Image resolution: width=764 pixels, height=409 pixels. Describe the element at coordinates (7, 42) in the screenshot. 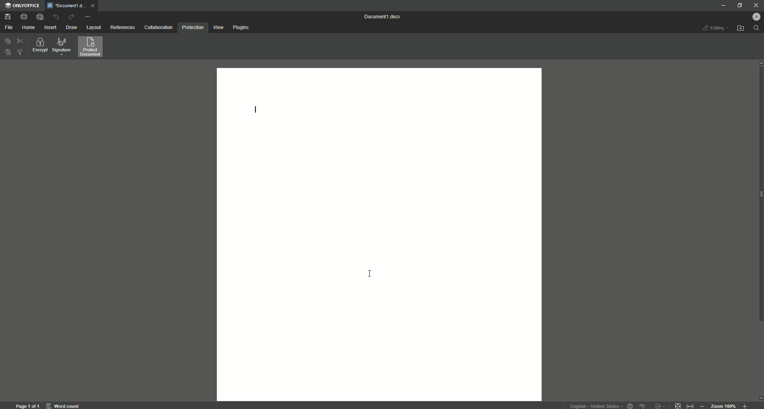

I see `Copy` at that location.